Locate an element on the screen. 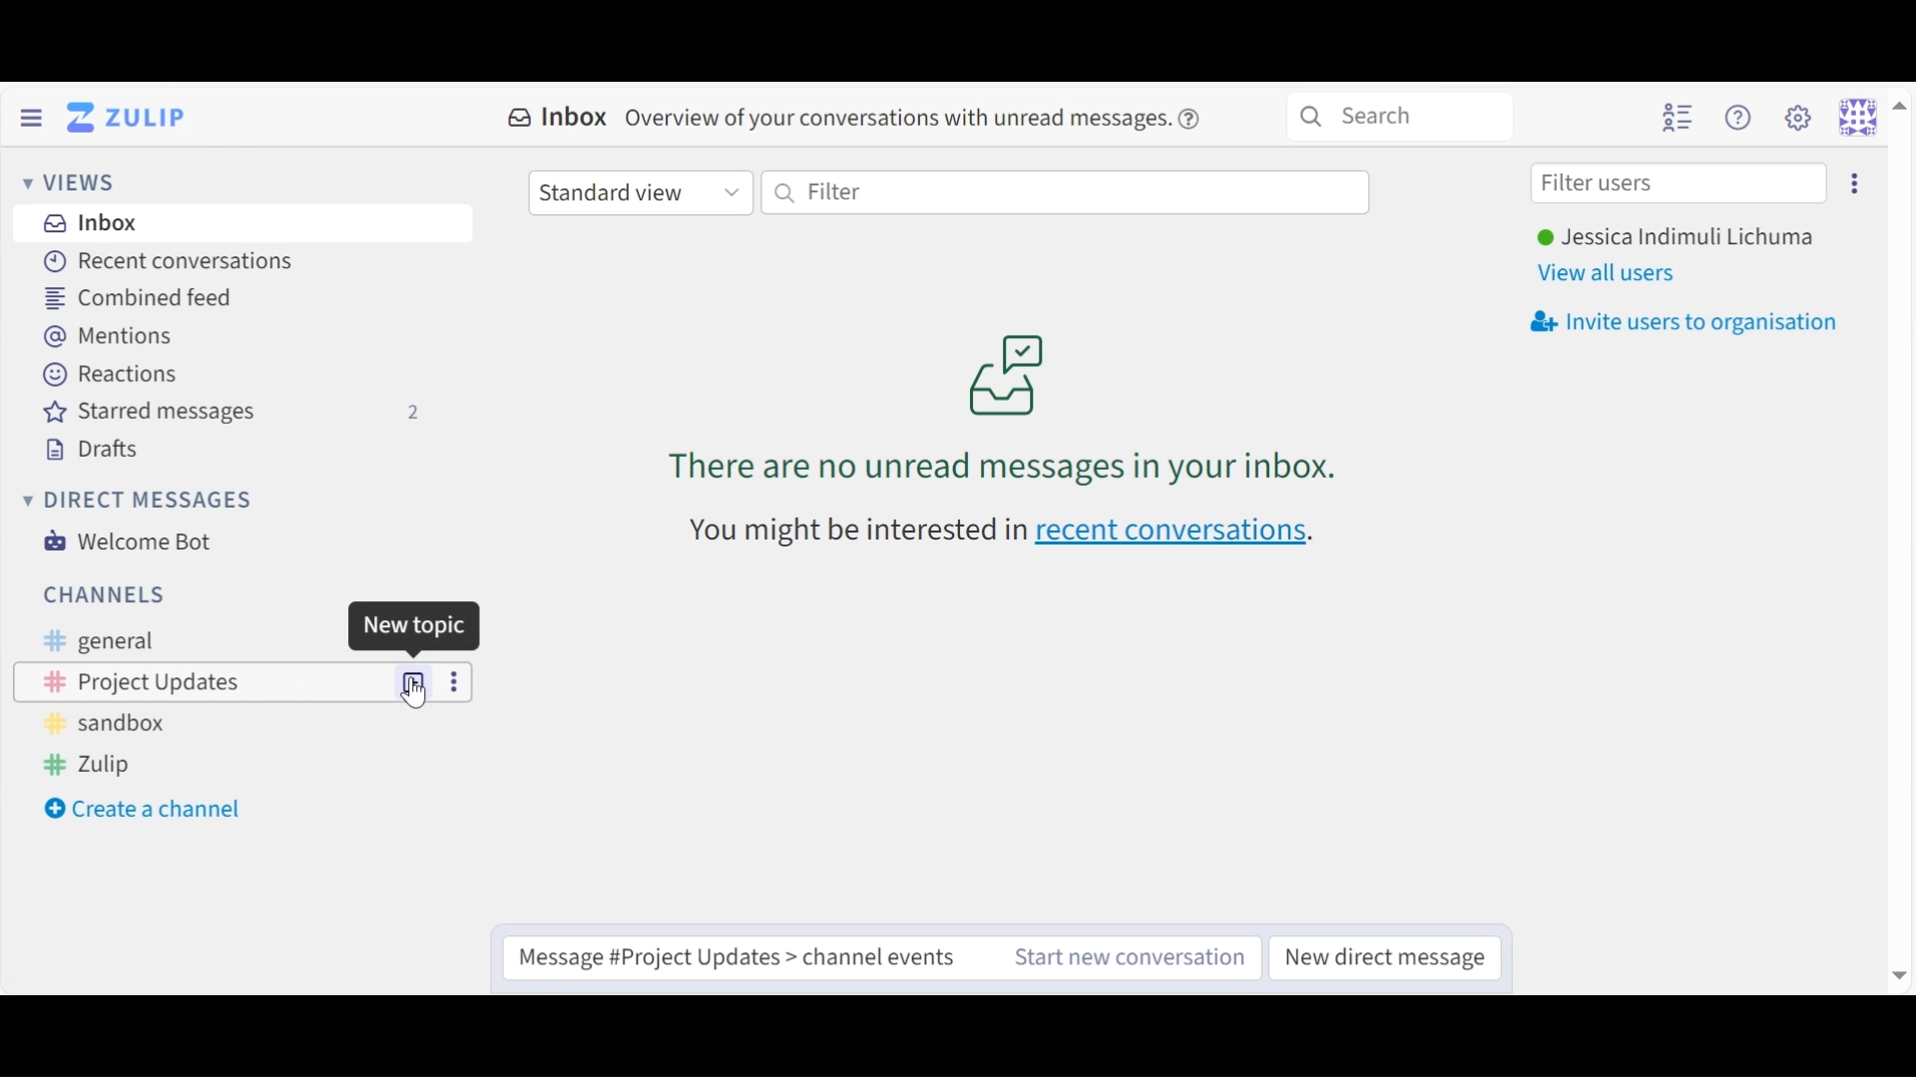 Image resolution: width=1916 pixels, height=1077 pixels. Invite users too organisation is located at coordinates (1853, 181).